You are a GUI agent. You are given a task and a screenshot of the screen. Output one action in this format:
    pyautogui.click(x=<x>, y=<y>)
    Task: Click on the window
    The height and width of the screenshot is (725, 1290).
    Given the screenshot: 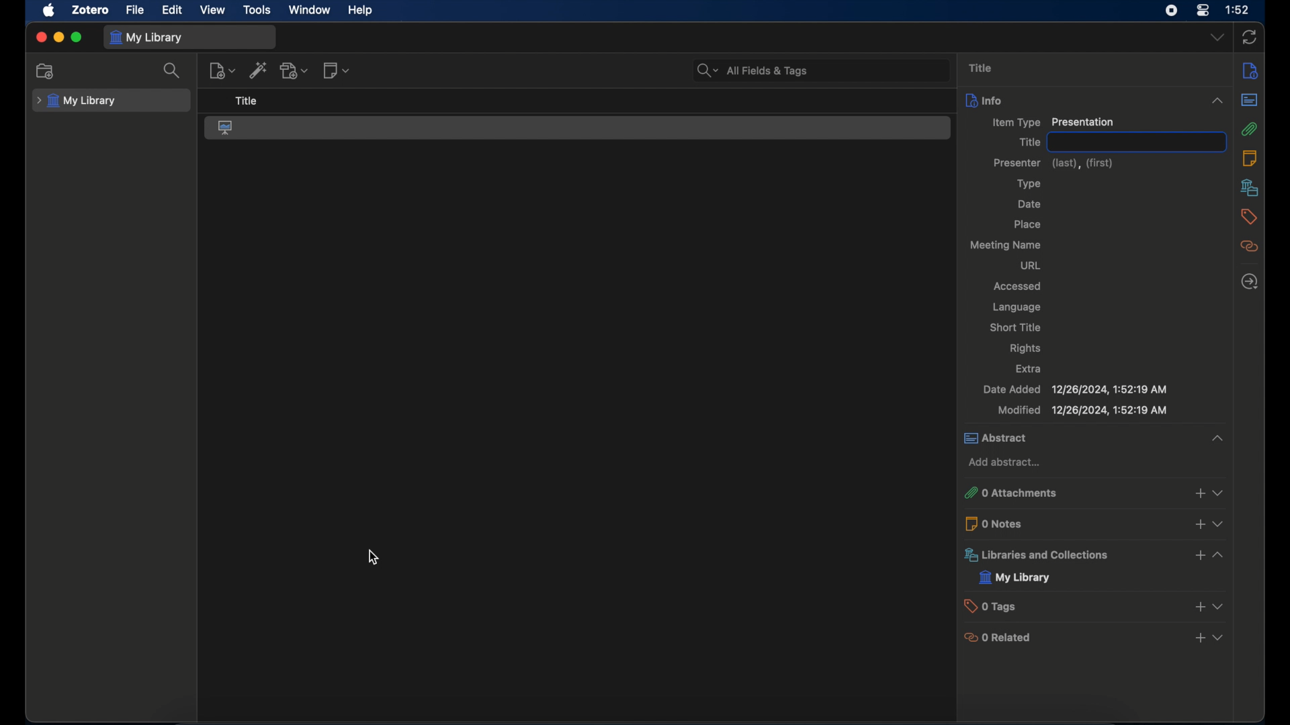 What is the action you would take?
    pyautogui.click(x=310, y=9)
    